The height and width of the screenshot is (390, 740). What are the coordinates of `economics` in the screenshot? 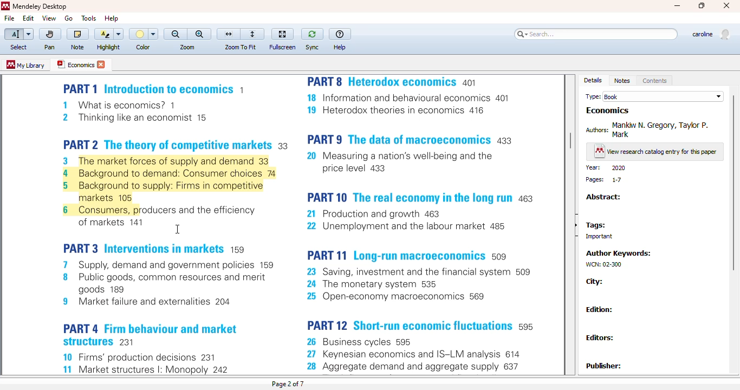 It's located at (75, 64).